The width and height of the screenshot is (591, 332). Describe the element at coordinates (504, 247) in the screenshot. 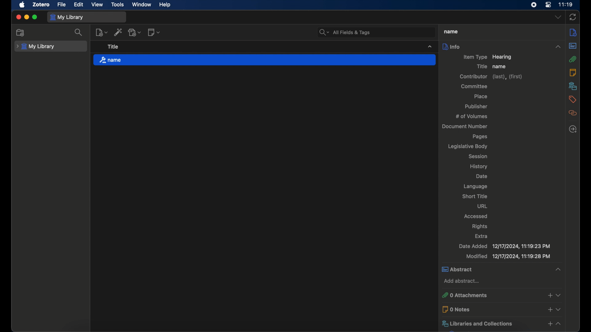

I see `date added` at that location.